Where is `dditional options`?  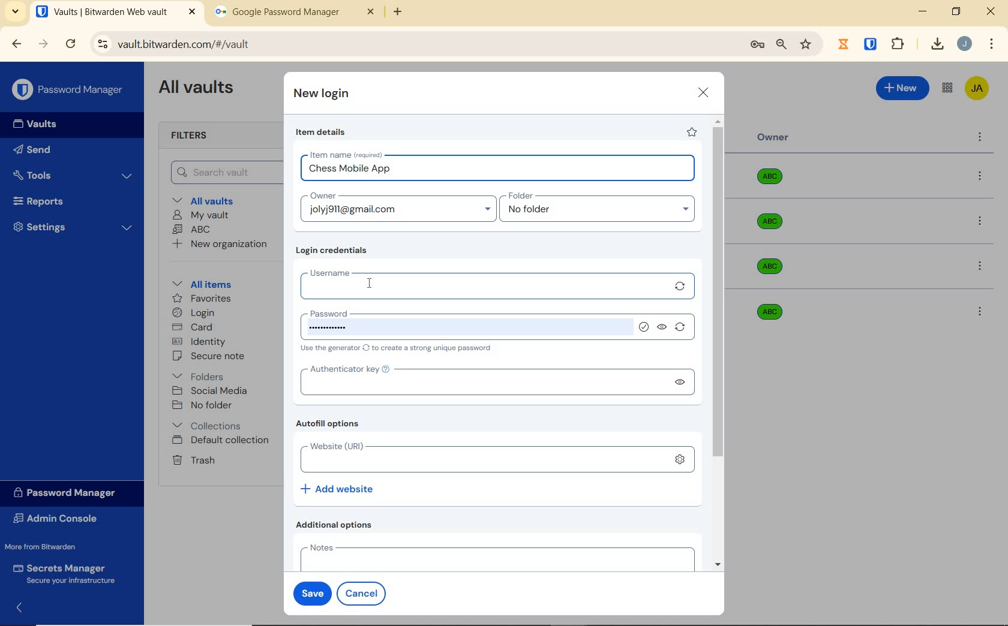
dditional options is located at coordinates (337, 525).